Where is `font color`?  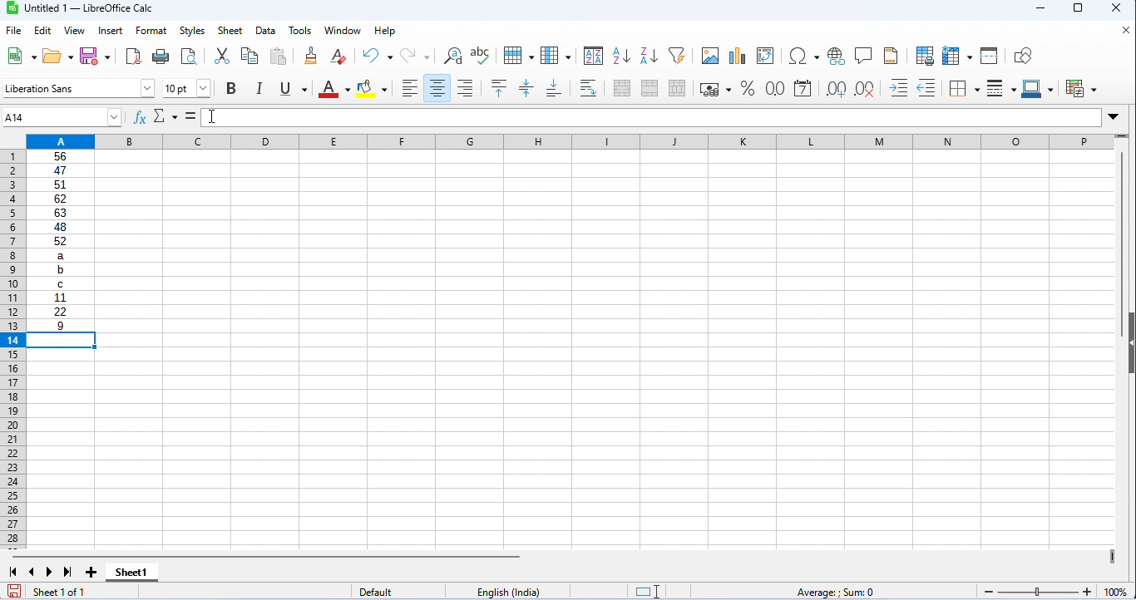 font color is located at coordinates (334, 89).